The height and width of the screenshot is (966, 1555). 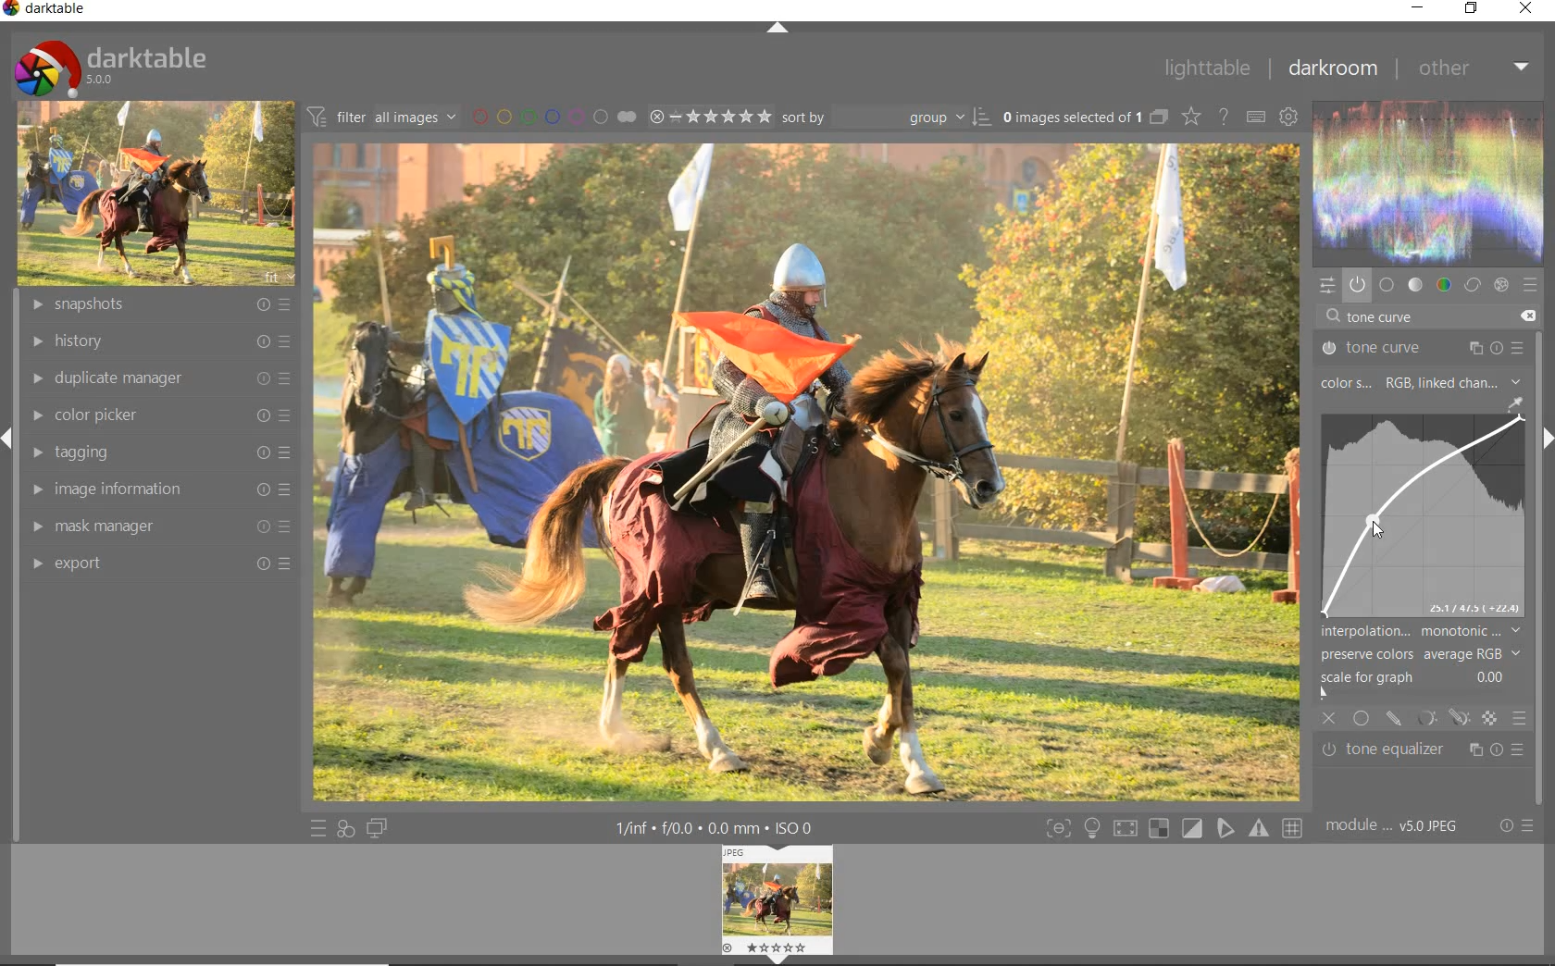 I want to click on presets, so click(x=1531, y=286).